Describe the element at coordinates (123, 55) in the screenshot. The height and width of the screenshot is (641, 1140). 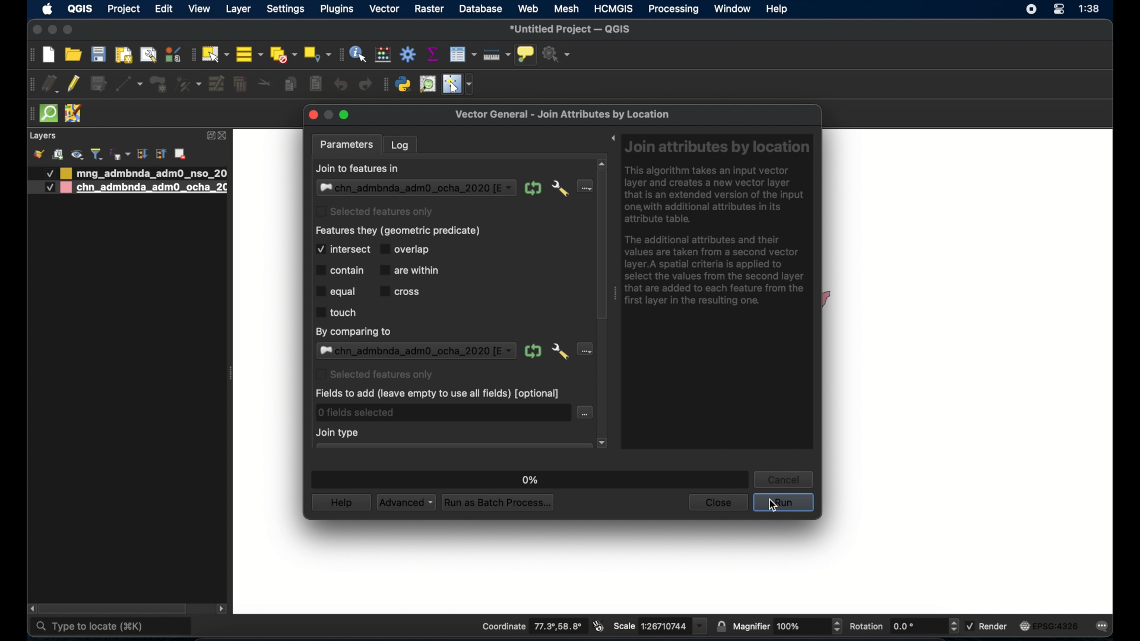
I see `print layout` at that location.